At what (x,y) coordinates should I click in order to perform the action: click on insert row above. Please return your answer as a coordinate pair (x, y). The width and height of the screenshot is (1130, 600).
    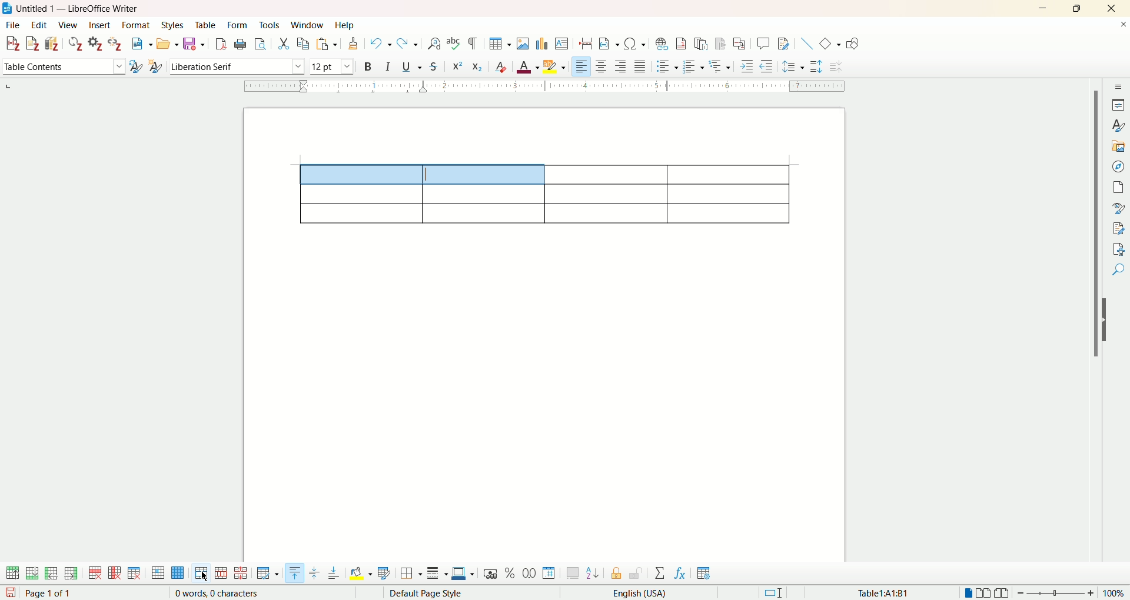
    Looking at the image, I should click on (13, 571).